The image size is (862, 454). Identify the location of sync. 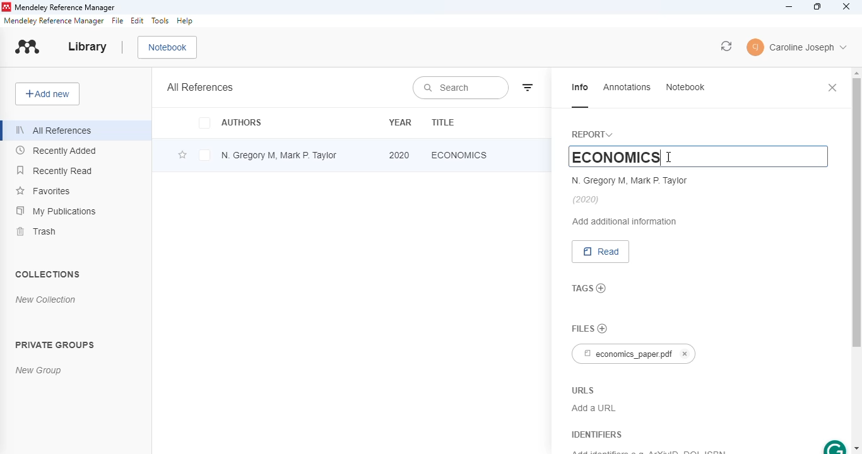
(726, 47).